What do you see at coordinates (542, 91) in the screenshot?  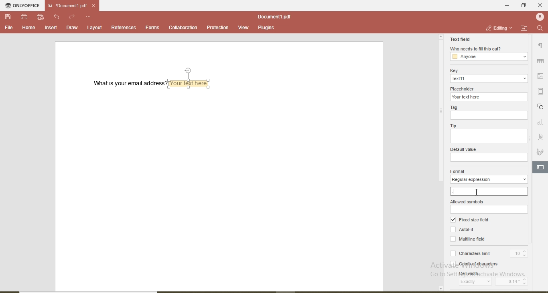 I see `margin` at bounding box center [542, 91].